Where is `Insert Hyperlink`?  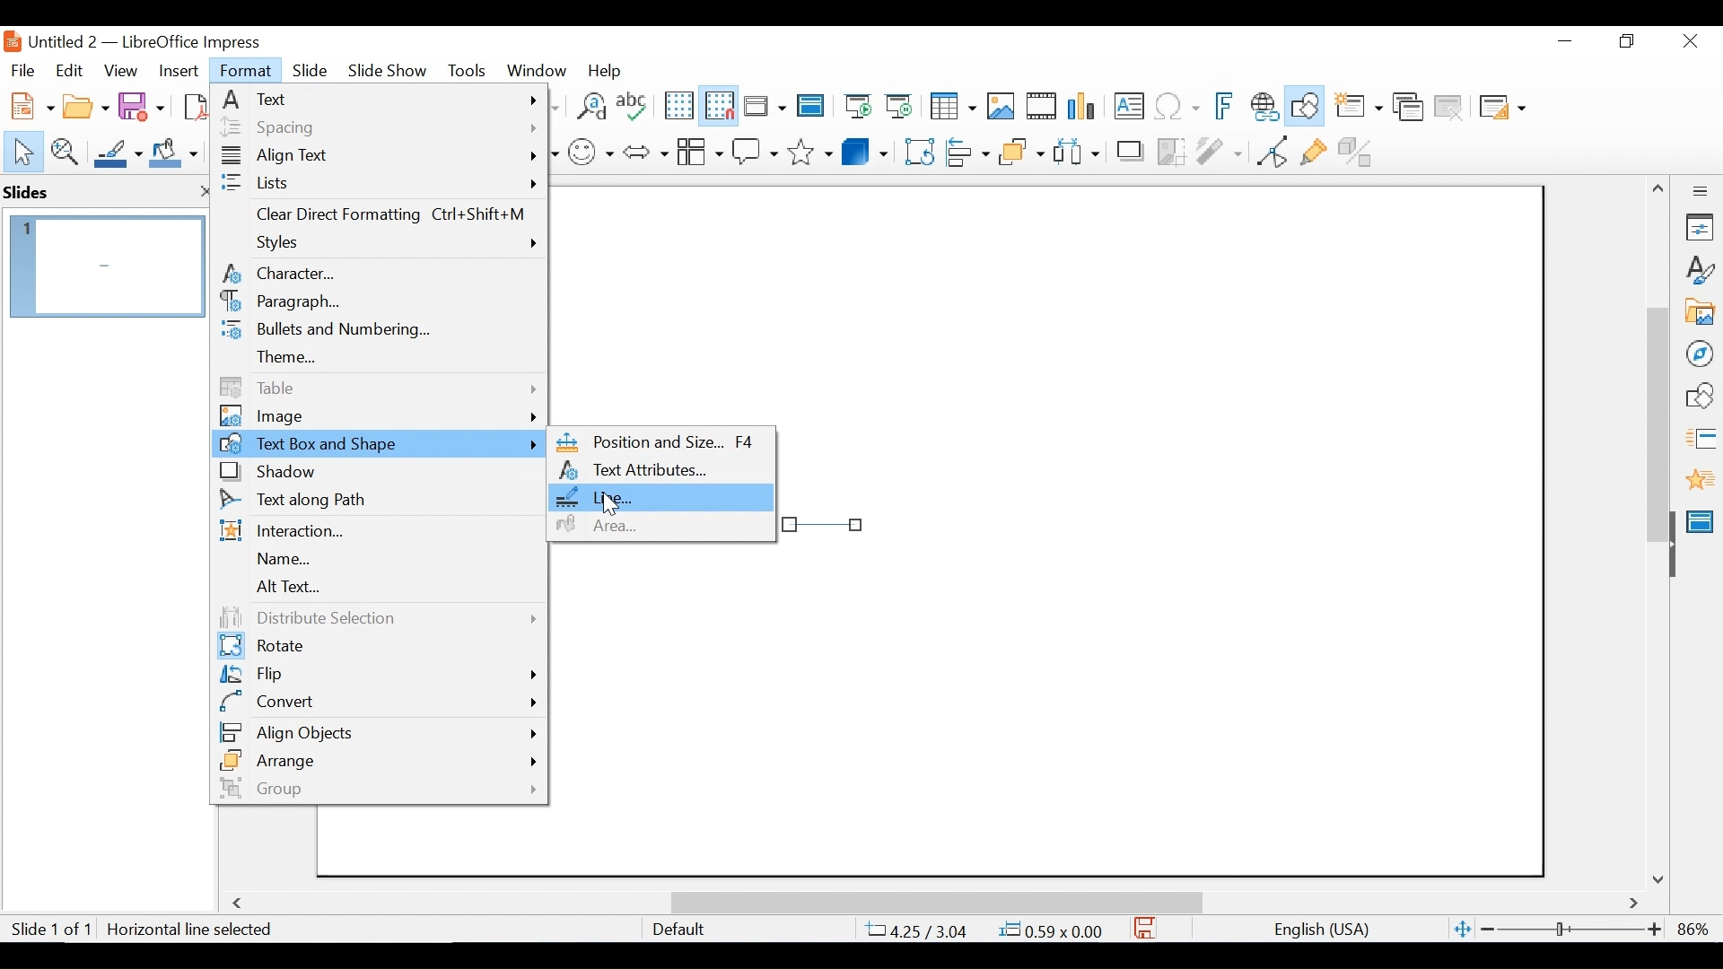 Insert Hyperlink is located at coordinates (1264, 107).